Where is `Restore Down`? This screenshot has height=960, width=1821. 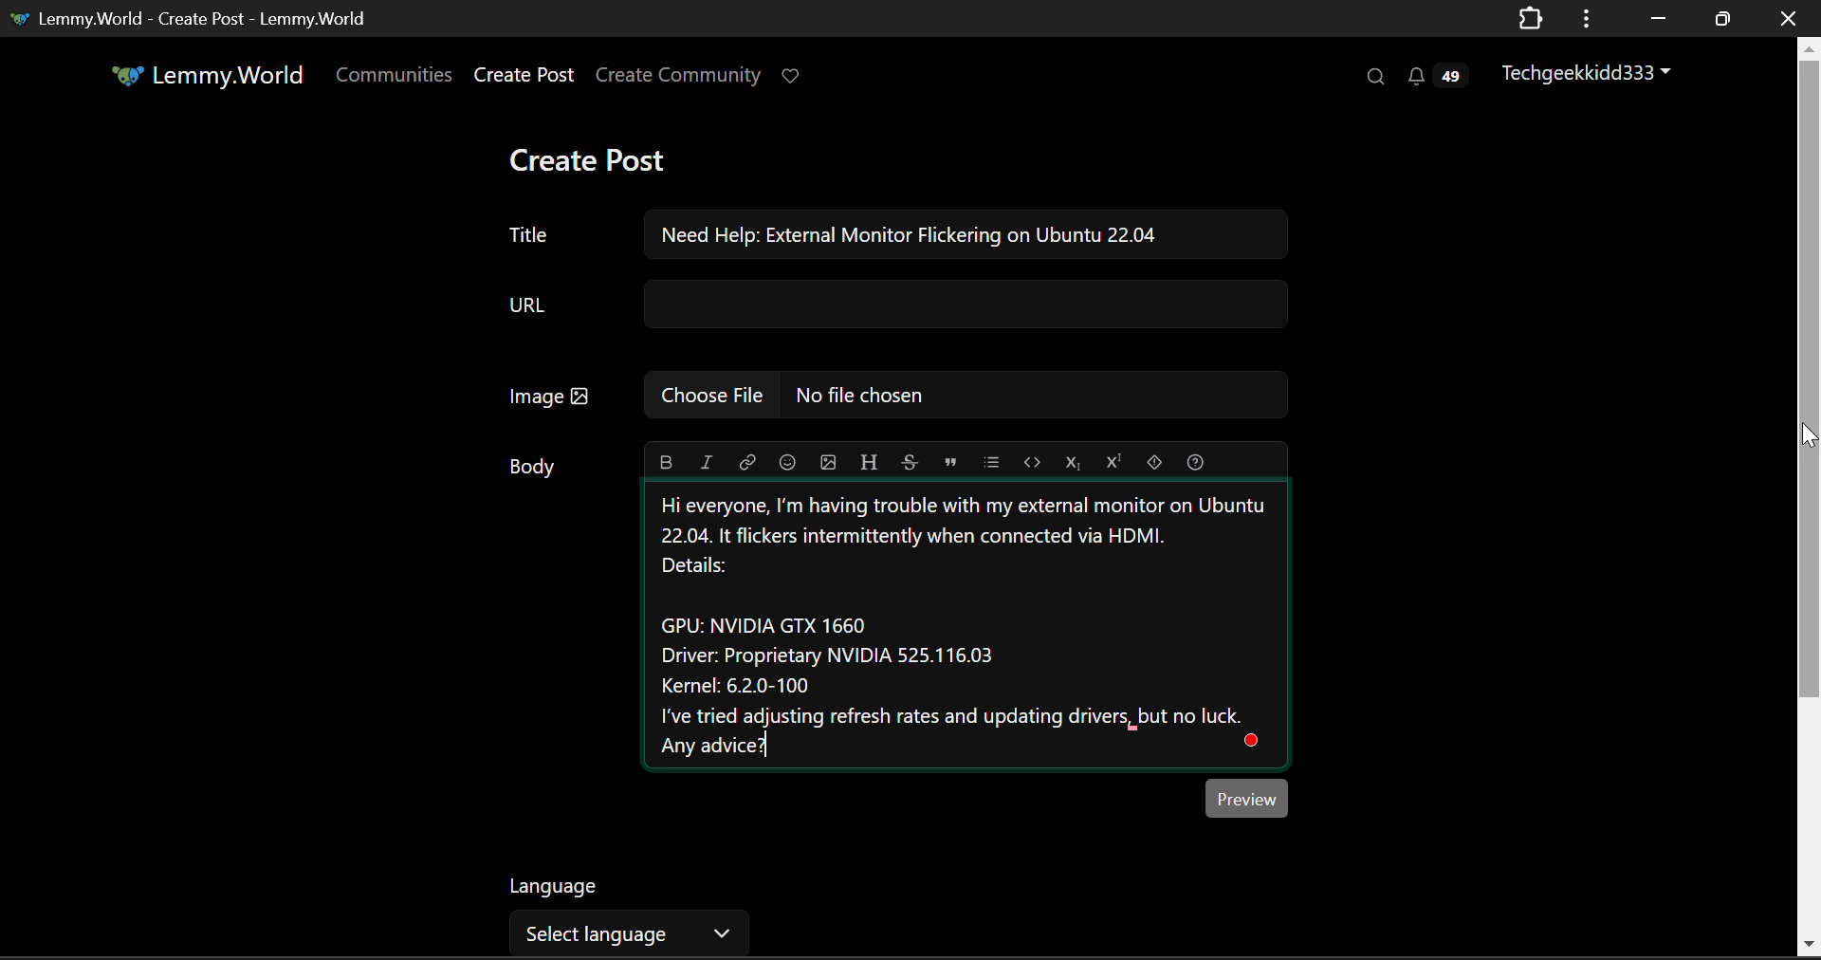 Restore Down is located at coordinates (1654, 16).